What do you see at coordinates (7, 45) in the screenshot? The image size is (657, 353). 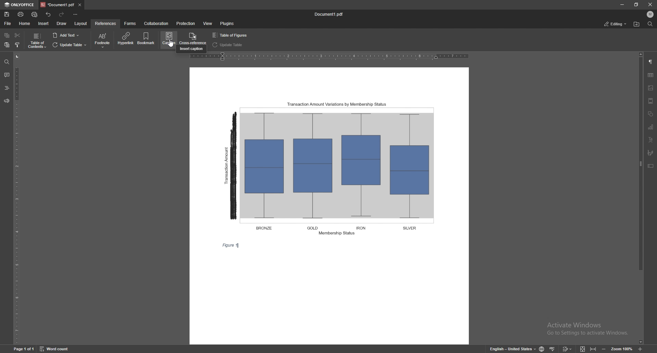 I see `paste` at bounding box center [7, 45].